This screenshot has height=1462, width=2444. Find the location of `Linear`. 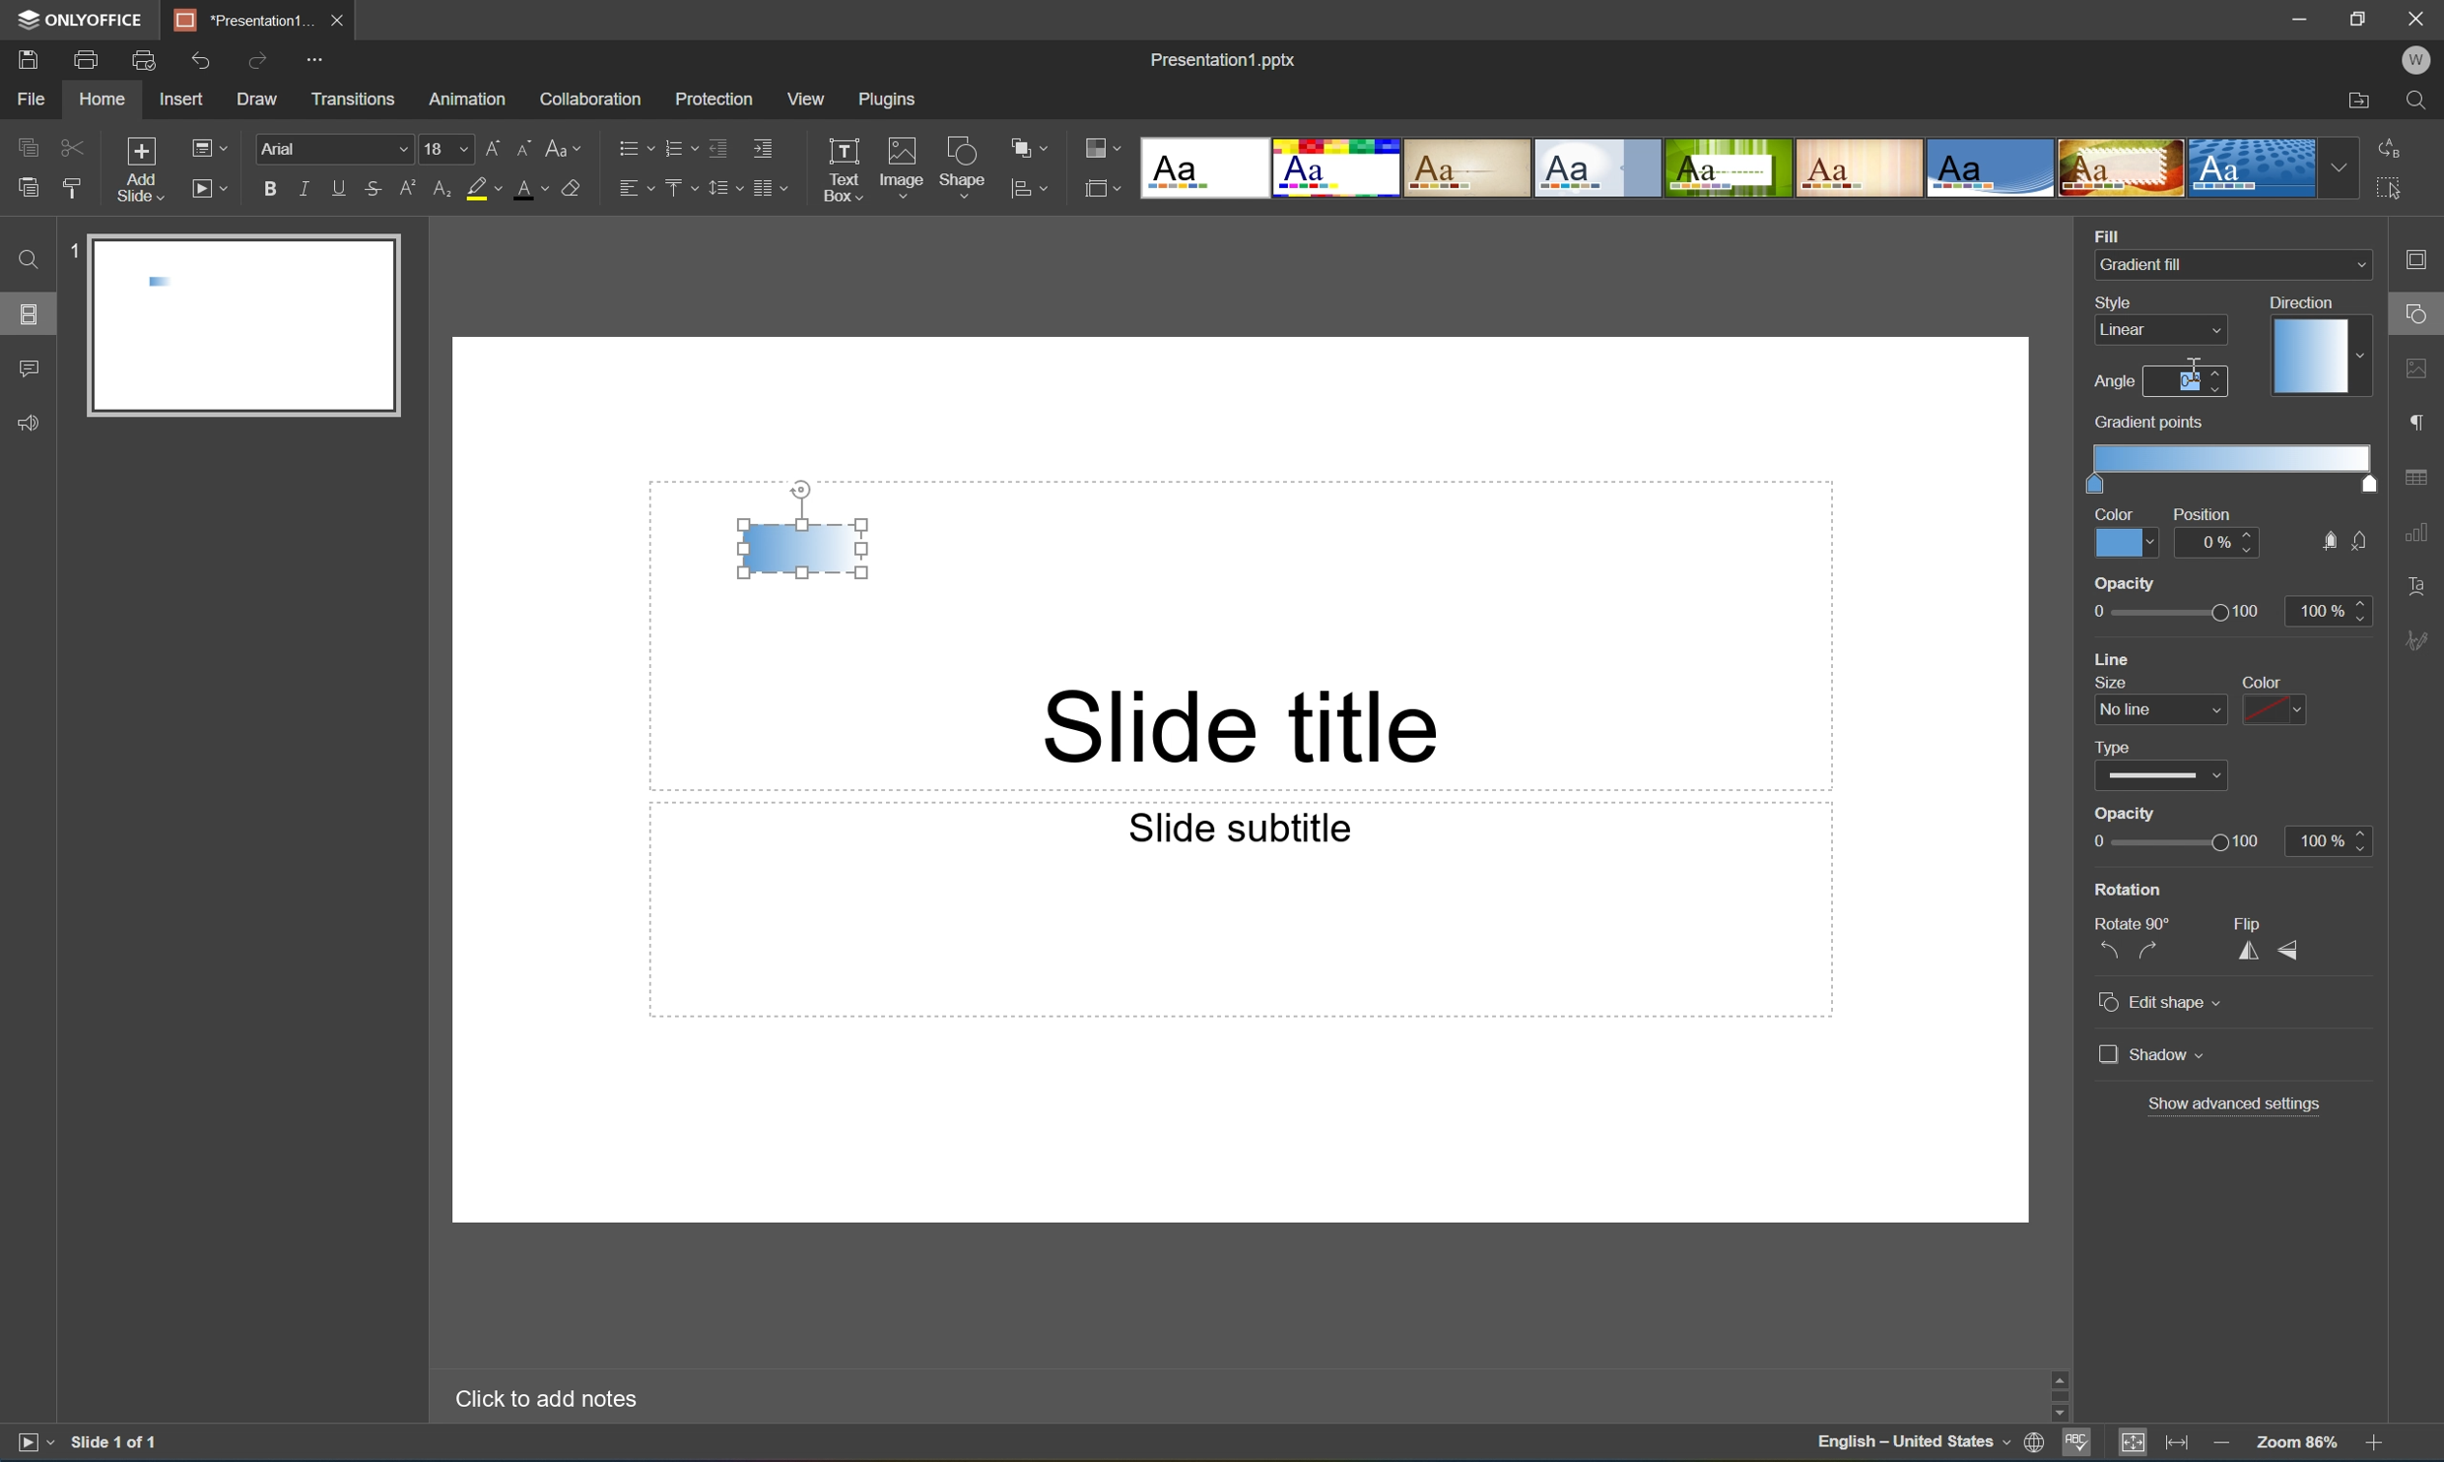

Linear is located at coordinates (2127, 329).